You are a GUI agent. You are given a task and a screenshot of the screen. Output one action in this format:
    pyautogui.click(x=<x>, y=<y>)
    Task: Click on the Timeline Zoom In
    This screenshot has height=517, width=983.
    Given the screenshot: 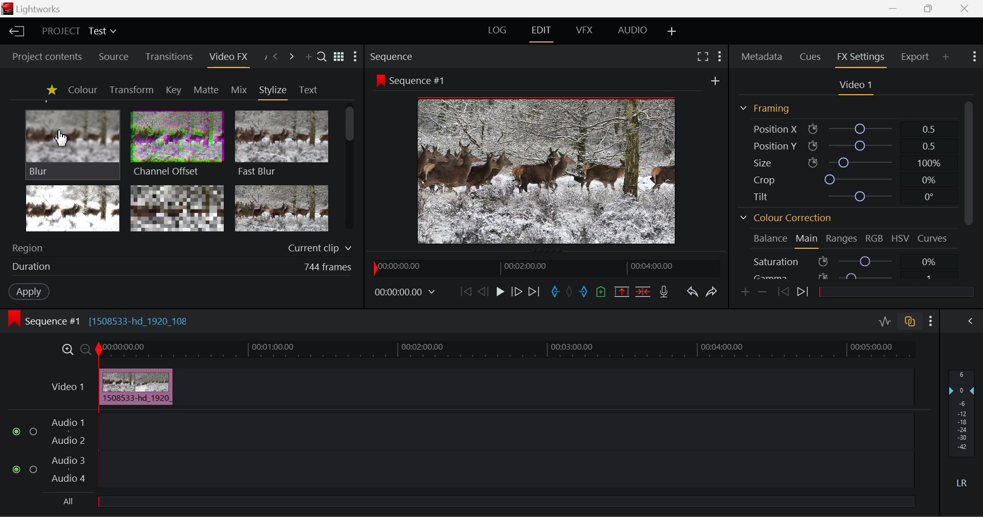 What is the action you would take?
    pyautogui.click(x=67, y=350)
    